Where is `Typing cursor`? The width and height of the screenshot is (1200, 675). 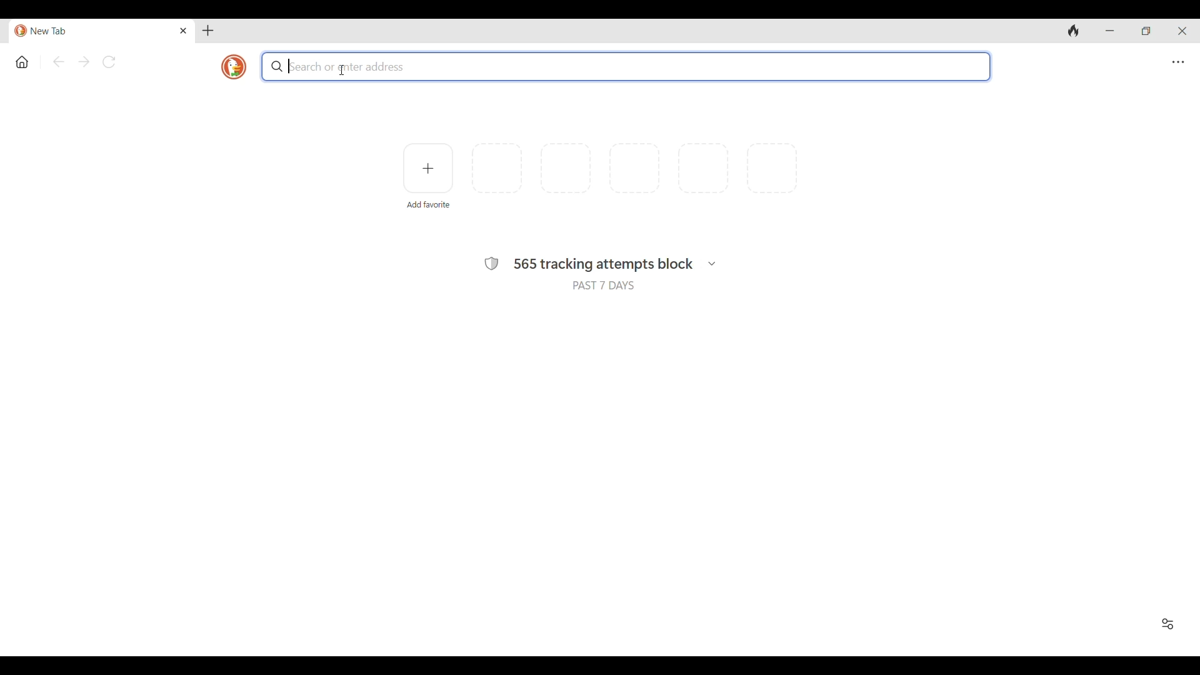
Typing cursor is located at coordinates (288, 66).